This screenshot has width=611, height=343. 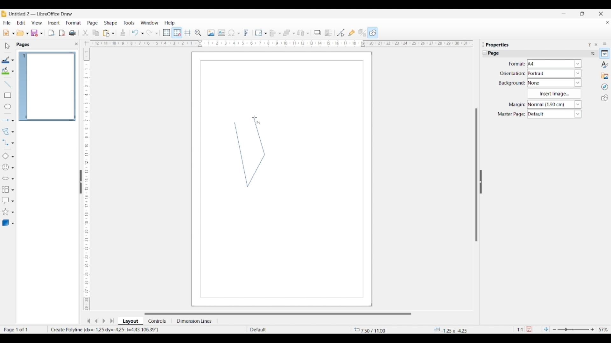 I want to click on Toggle point edit mode, so click(x=341, y=33).